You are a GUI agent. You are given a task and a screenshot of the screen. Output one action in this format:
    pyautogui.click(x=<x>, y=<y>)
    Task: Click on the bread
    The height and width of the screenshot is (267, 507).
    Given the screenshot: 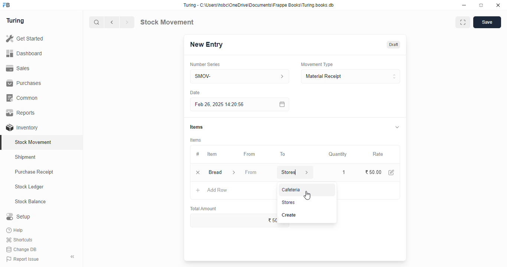 What is the action you would take?
    pyautogui.click(x=215, y=172)
    